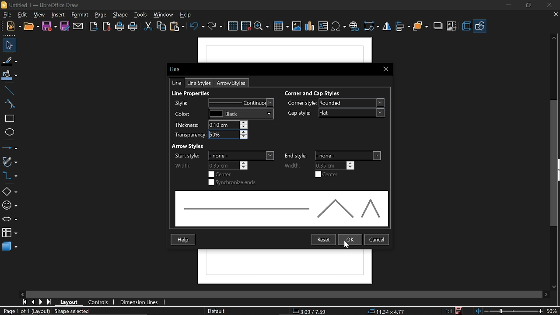 The image size is (560, 315). I want to click on Cursor, so click(347, 246).